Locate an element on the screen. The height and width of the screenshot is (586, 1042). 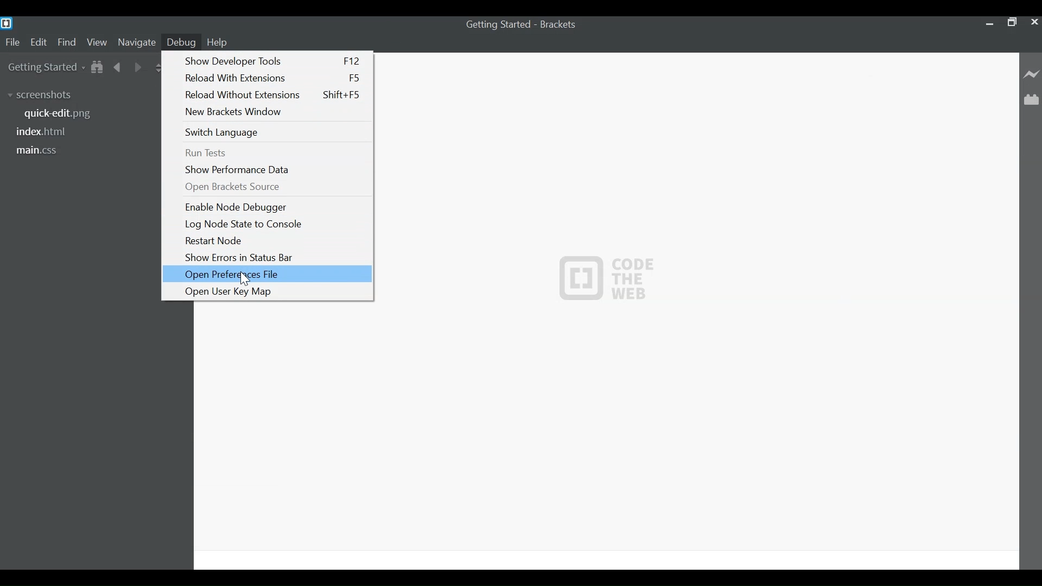
File  is located at coordinates (10, 41).